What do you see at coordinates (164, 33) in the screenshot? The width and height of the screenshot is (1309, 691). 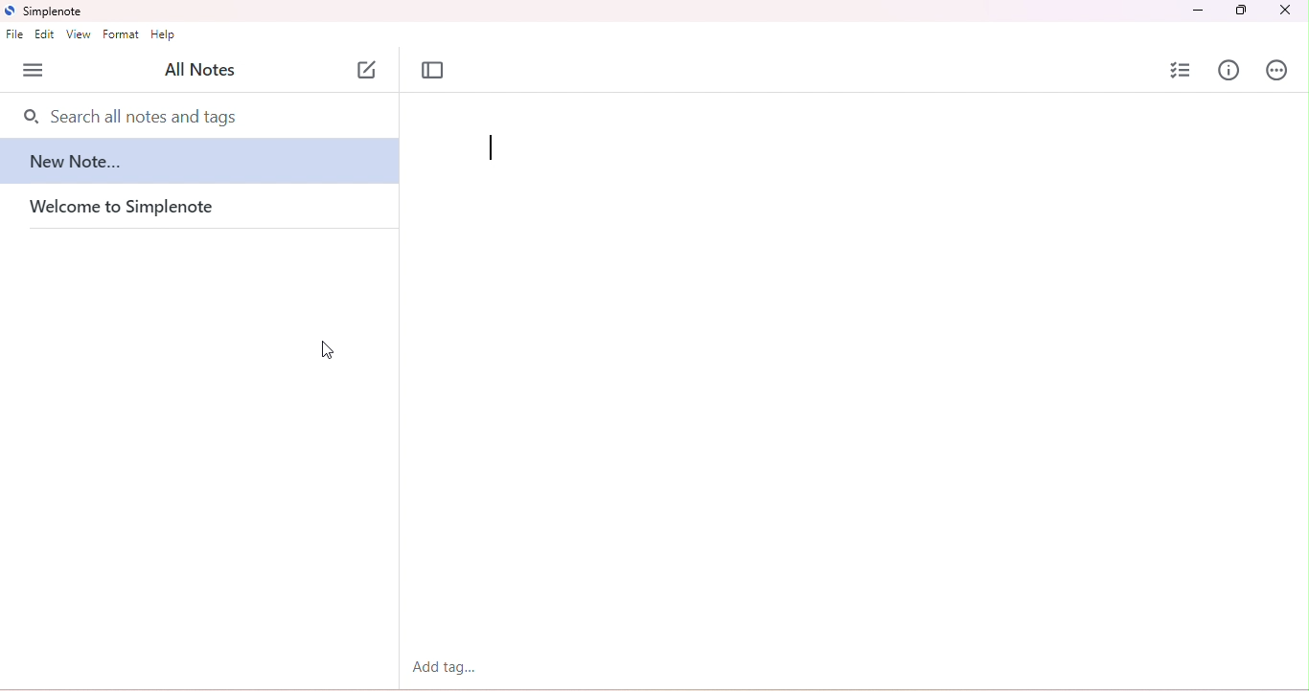 I see `help` at bounding box center [164, 33].